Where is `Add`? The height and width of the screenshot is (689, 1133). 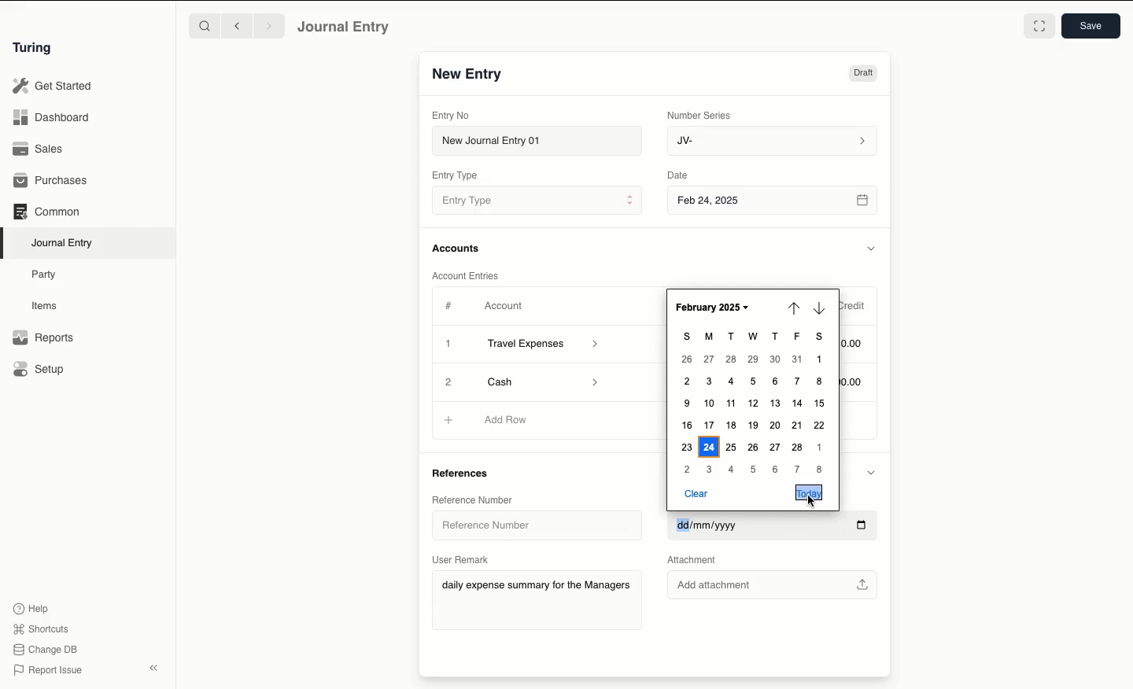 Add is located at coordinates (448, 380).